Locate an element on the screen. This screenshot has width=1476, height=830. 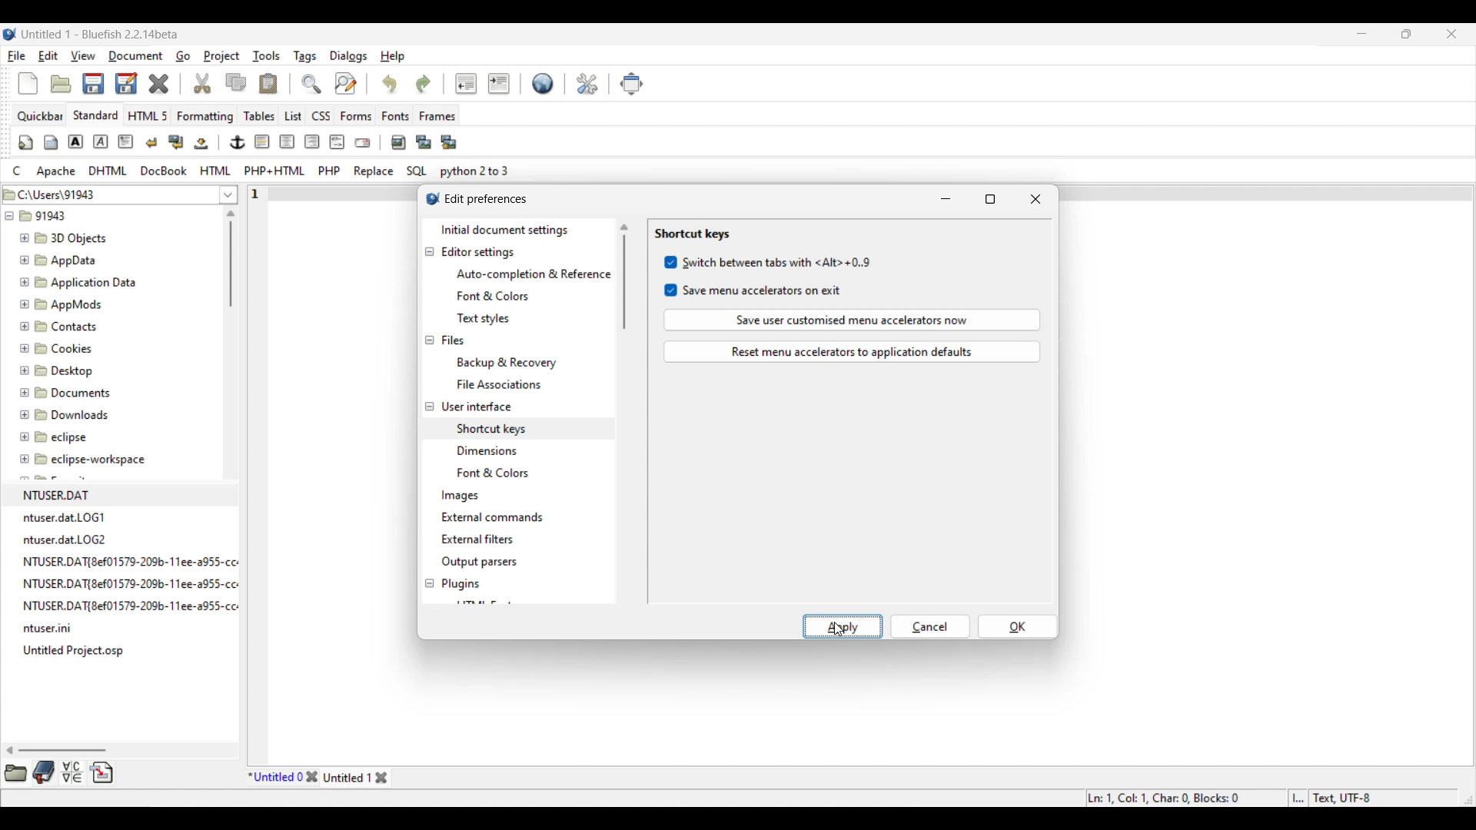
Help menu is located at coordinates (393, 57).